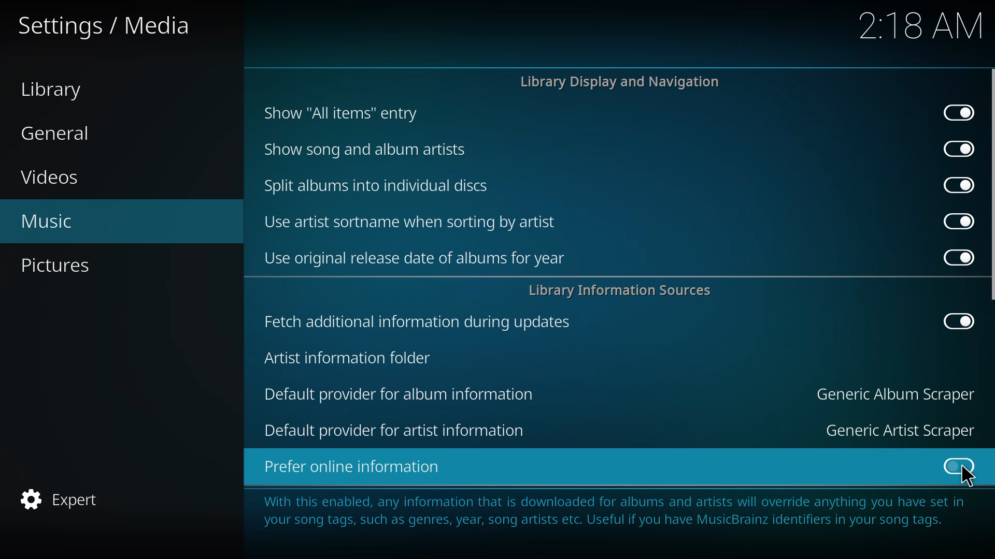 This screenshot has width=995, height=559. I want to click on default provider for artist information, so click(402, 428).